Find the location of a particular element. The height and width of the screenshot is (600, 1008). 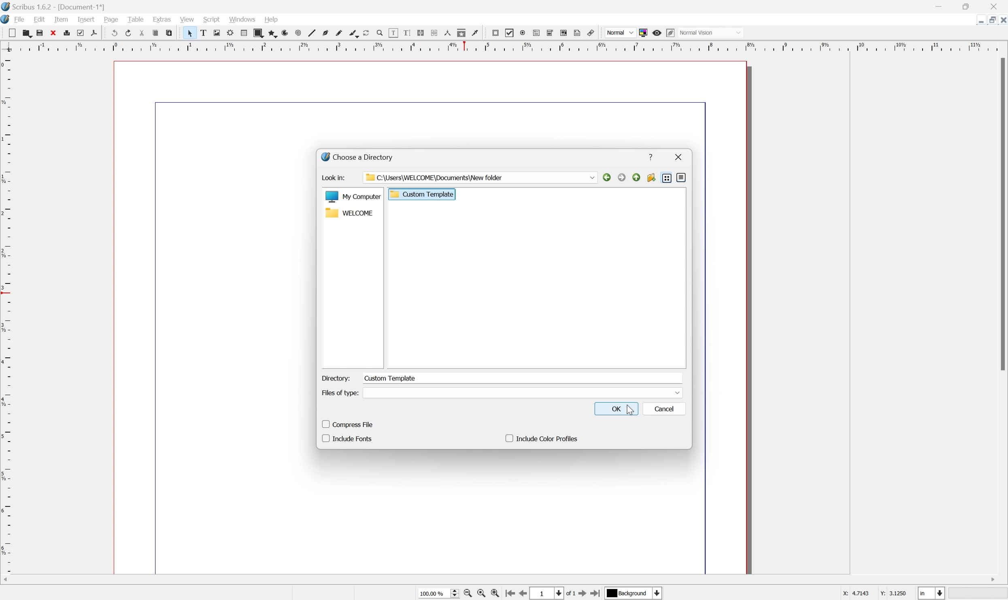

100.00% is located at coordinates (440, 594).